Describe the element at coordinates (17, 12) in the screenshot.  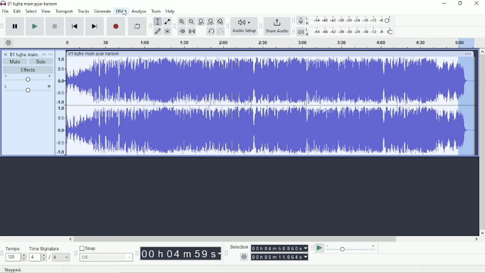
I see `Edit` at that location.